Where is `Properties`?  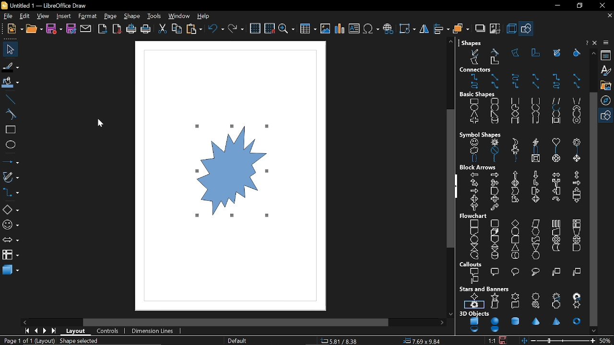
Properties is located at coordinates (607, 55).